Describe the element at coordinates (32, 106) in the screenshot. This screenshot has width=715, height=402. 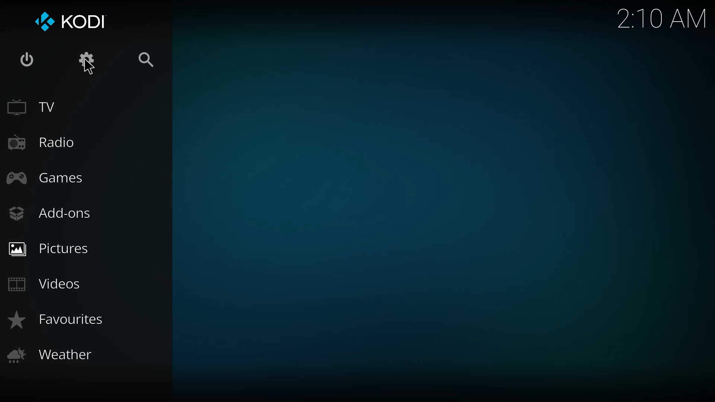
I see `tv` at that location.